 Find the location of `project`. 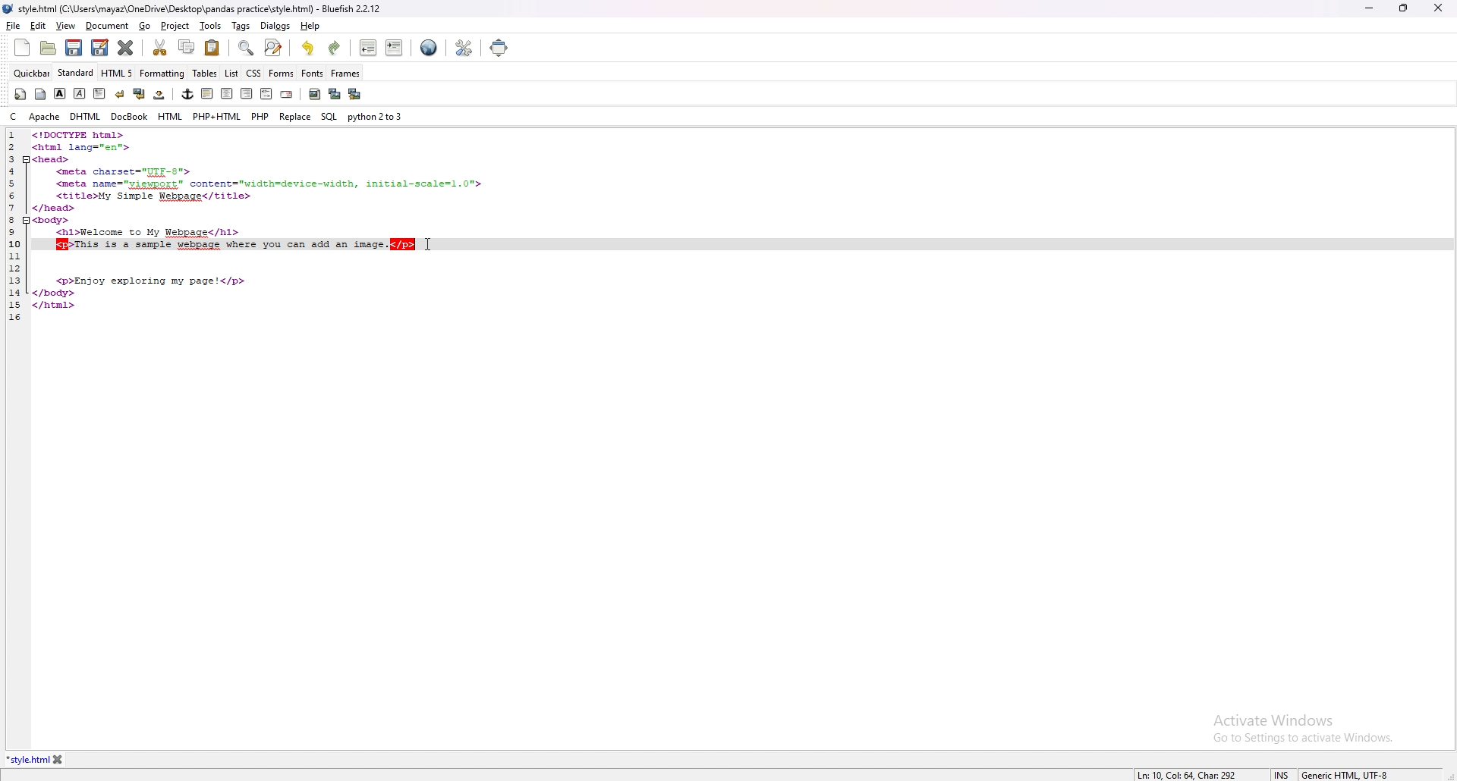

project is located at coordinates (174, 26).